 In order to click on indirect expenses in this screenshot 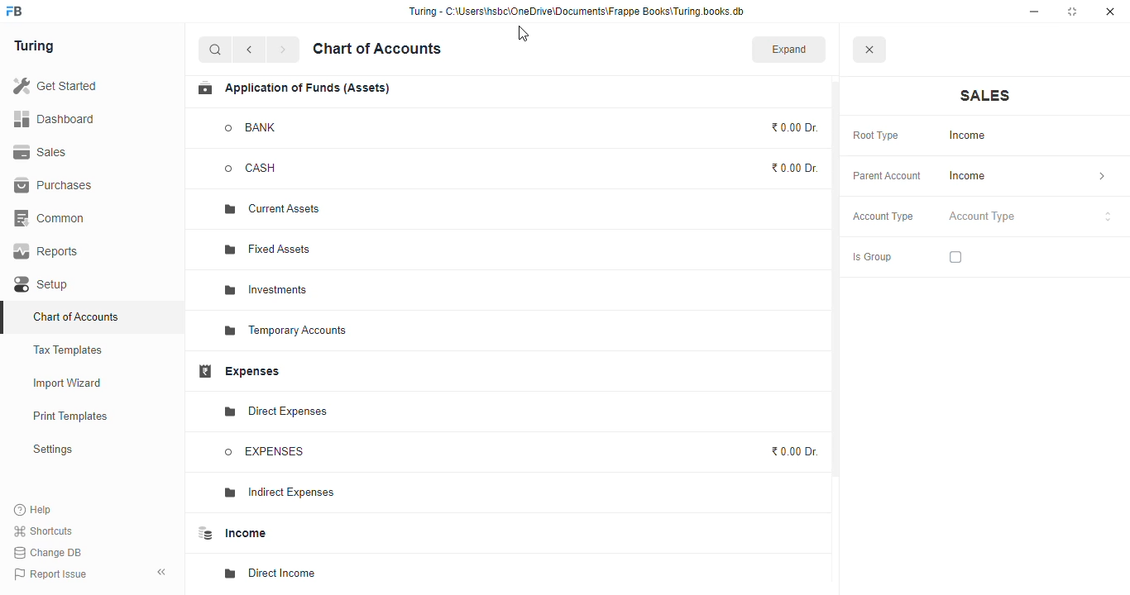, I will do `click(276, 493)`.